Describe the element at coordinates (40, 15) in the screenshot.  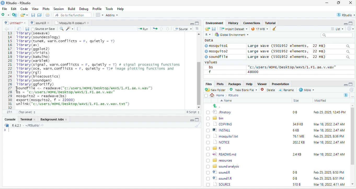
I see `save as` at that location.